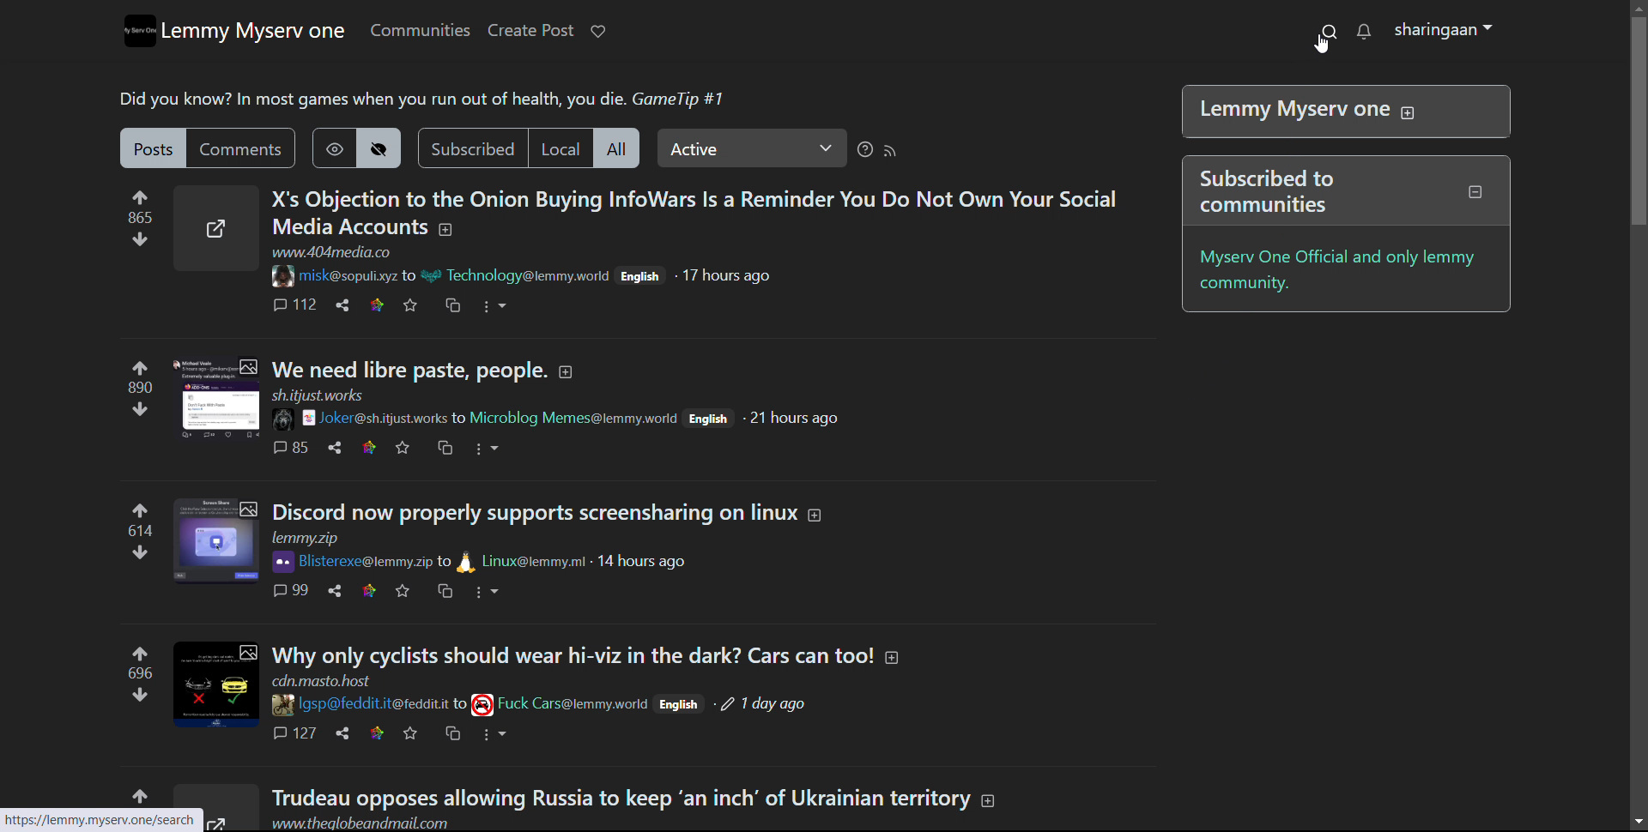 This screenshot has height=832, width=1648. What do you see at coordinates (452, 305) in the screenshot?
I see `cross post` at bounding box center [452, 305].